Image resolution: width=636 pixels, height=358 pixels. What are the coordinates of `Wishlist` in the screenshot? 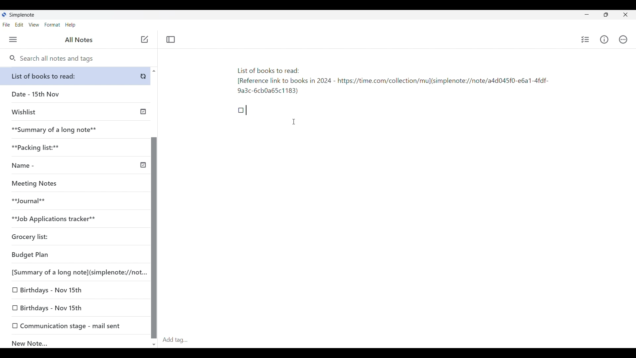 It's located at (77, 111).